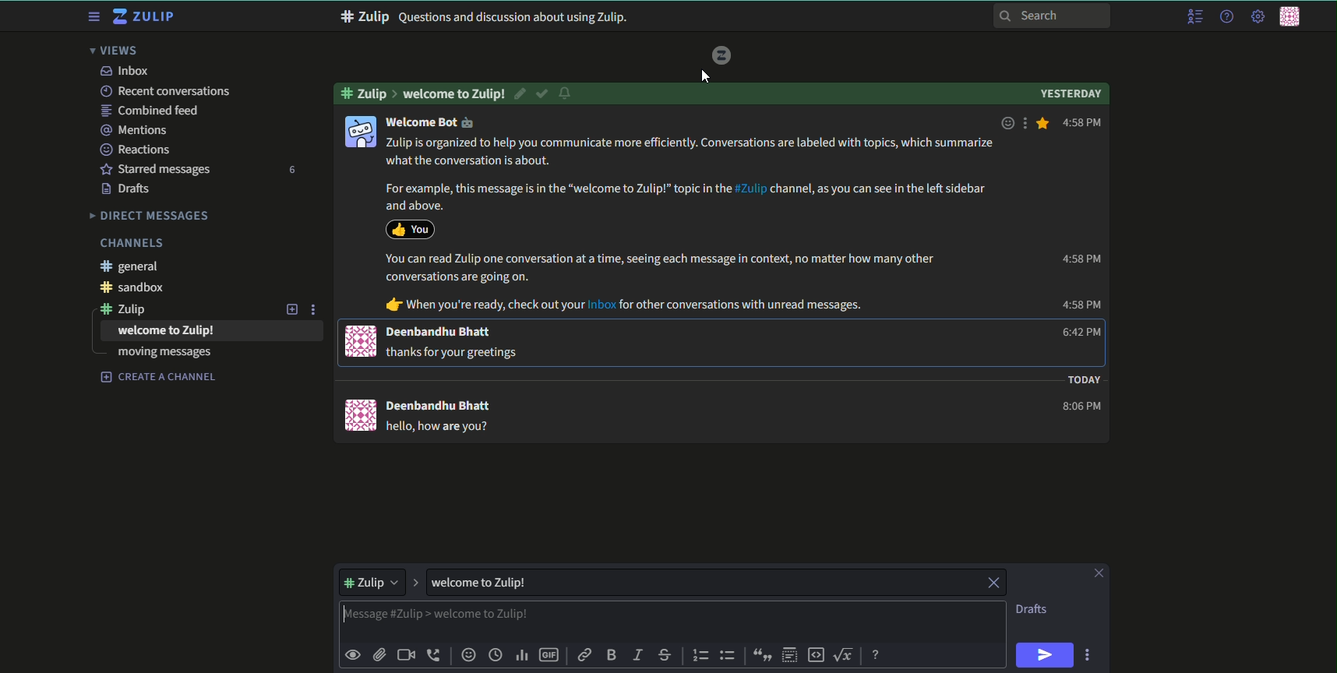  What do you see at coordinates (150, 215) in the screenshot?
I see `Direct messages` at bounding box center [150, 215].